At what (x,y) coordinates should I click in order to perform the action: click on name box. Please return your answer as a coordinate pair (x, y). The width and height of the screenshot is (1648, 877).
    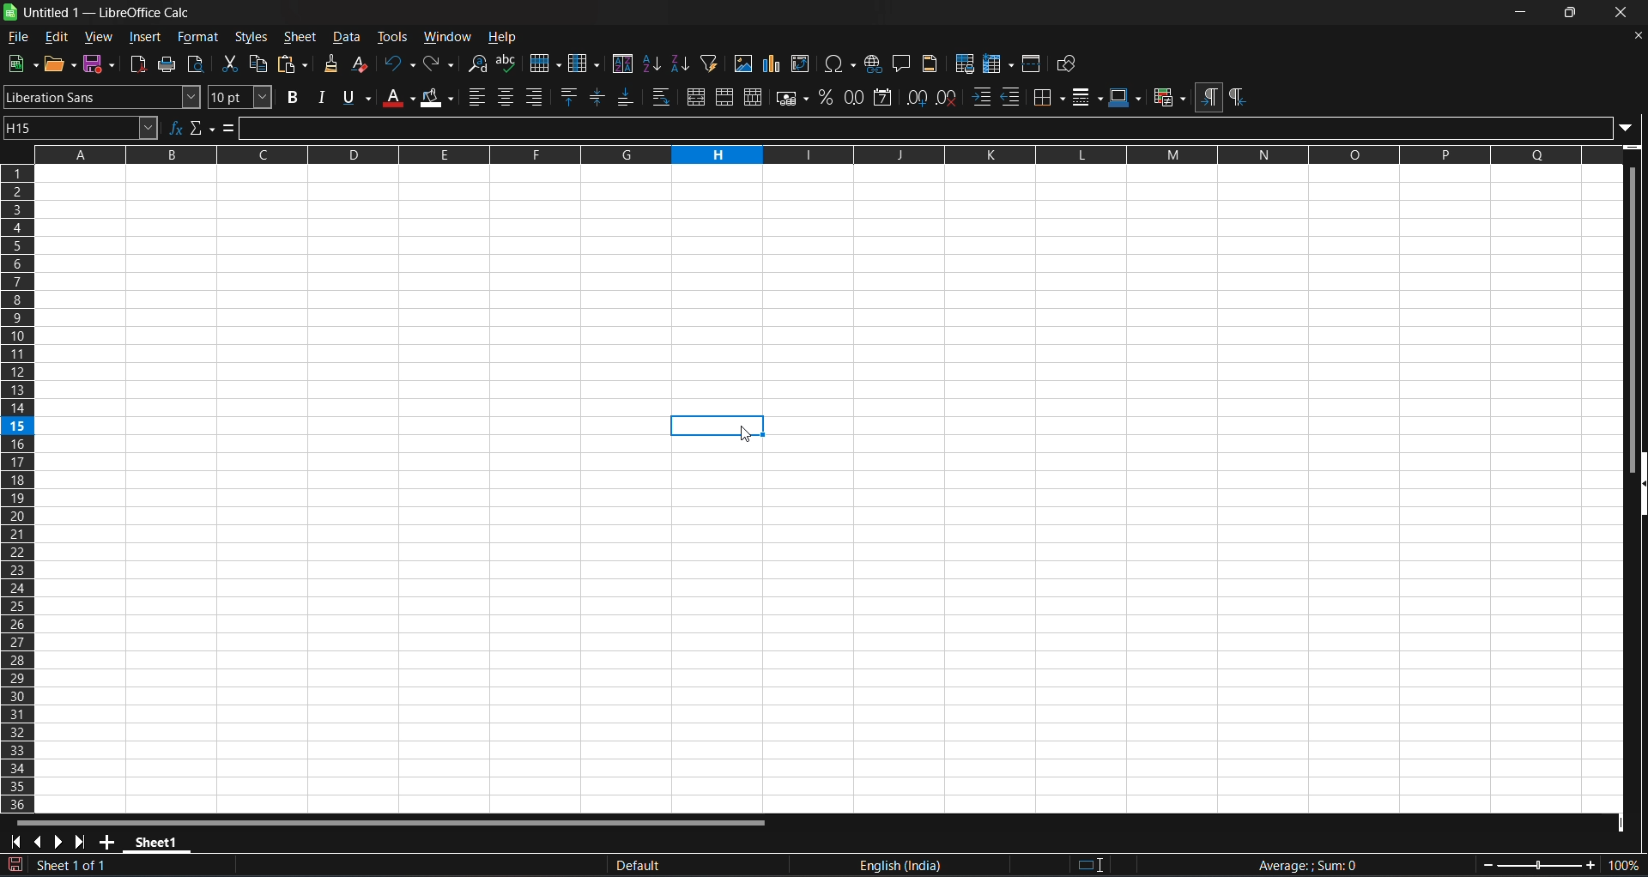
    Looking at the image, I should click on (82, 127).